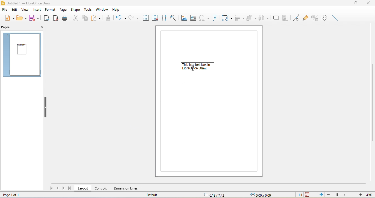  Describe the element at coordinates (127, 188) in the screenshot. I see `dimension lines` at that location.